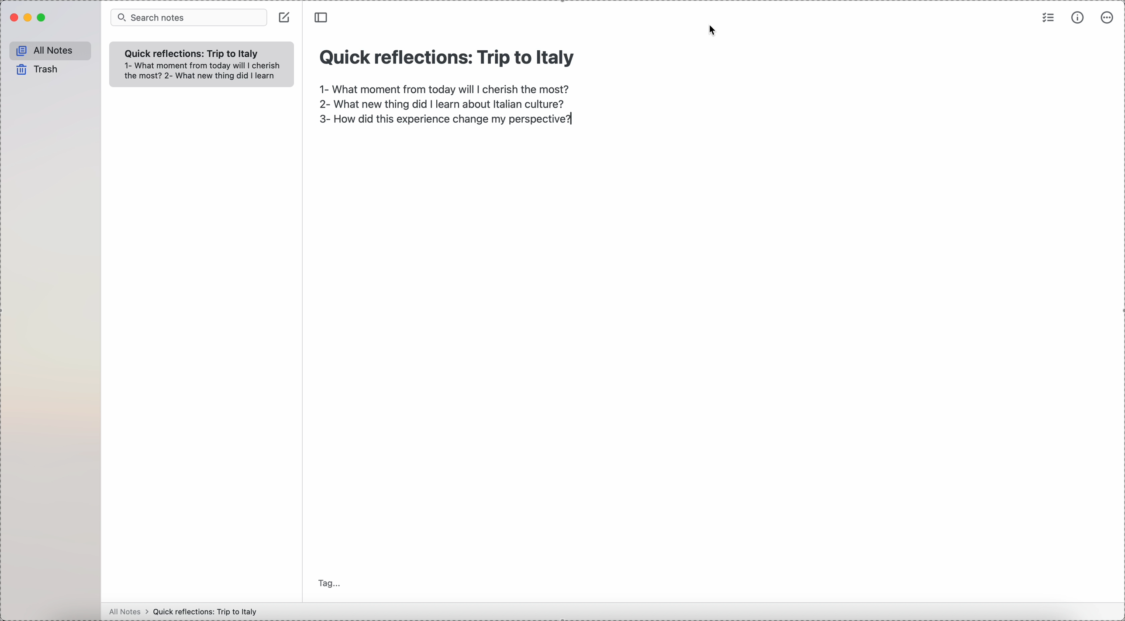  What do you see at coordinates (29, 18) in the screenshot?
I see `minimize` at bounding box center [29, 18].